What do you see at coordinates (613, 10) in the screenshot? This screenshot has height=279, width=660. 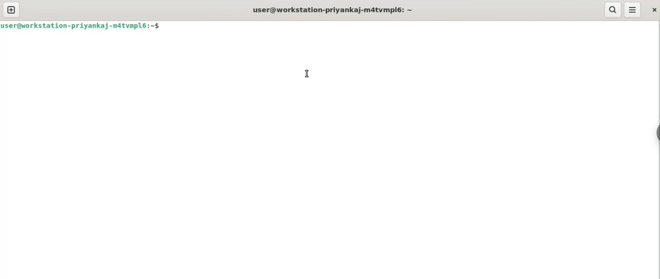 I see `search` at bounding box center [613, 10].